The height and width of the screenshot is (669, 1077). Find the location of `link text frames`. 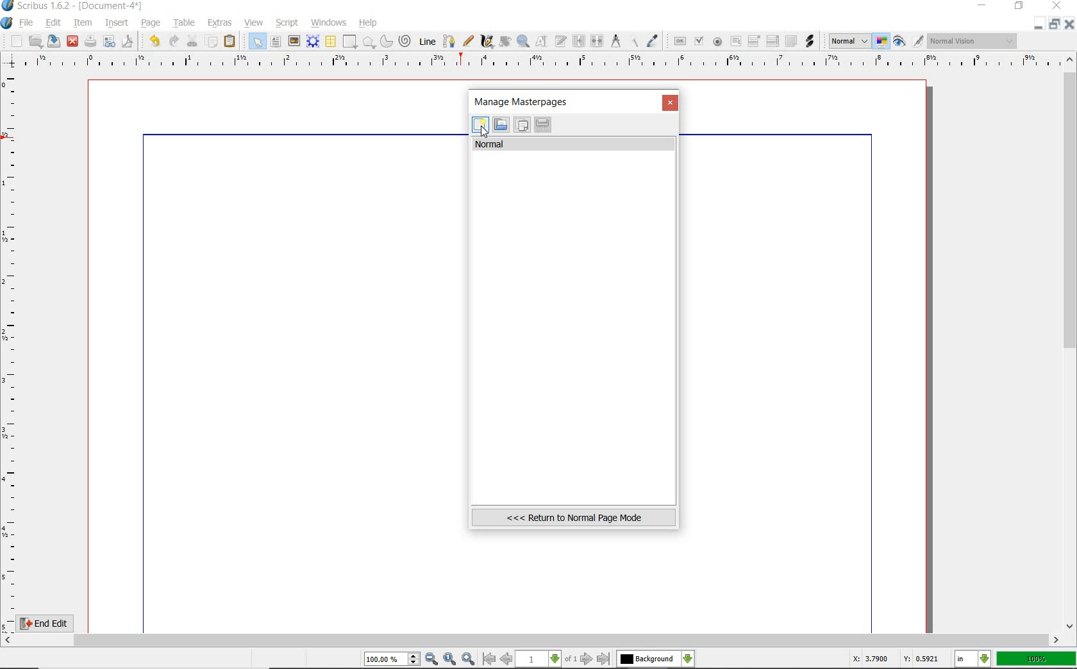

link text frames is located at coordinates (578, 40).